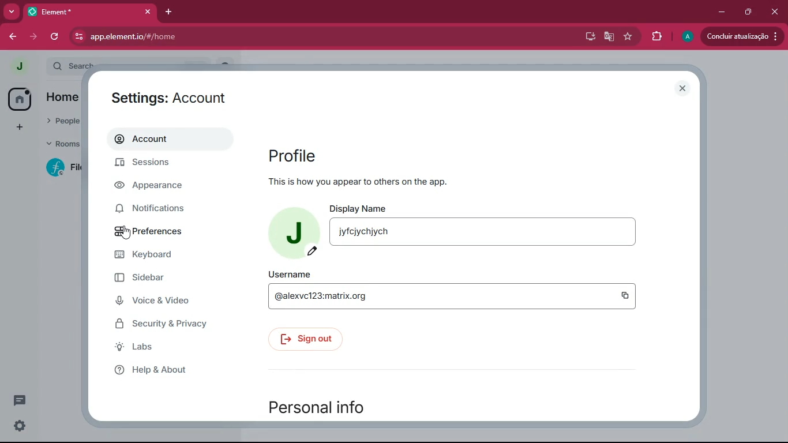 Image resolution: width=788 pixels, height=443 pixels. What do you see at coordinates (170, 12) in the screenshot?
I see `add tab` at bounding box center [170, 12].